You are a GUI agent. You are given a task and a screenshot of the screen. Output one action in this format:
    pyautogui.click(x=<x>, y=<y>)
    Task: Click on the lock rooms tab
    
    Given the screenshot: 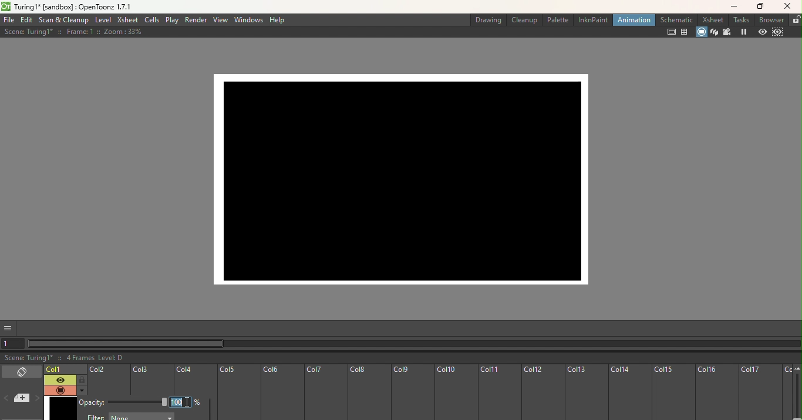 What is the action you would take?
    pyautogui.click(x=795, y=19)
    